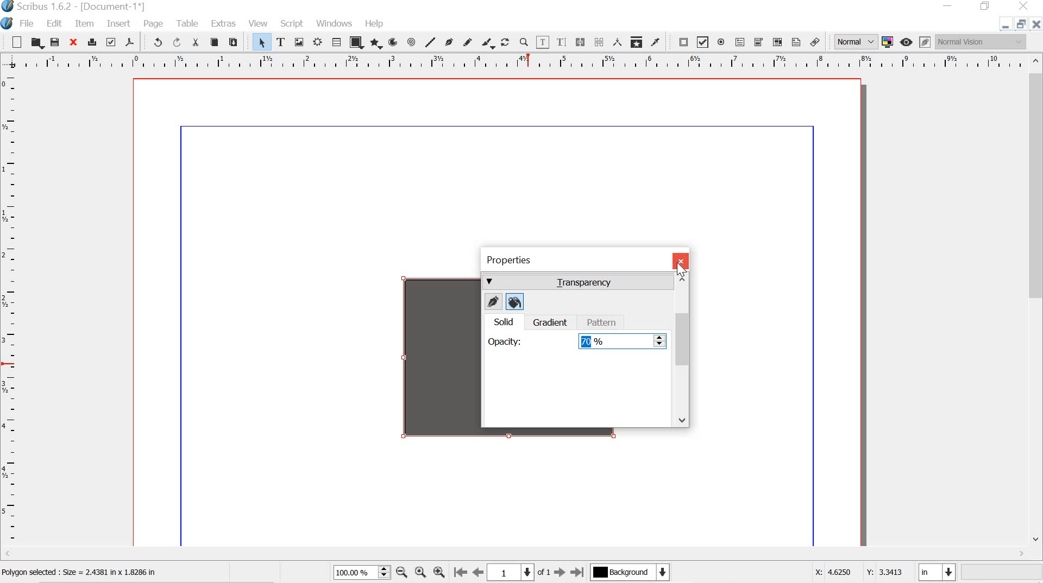 Image resolution: width=1043 pixels, height=583 pixels. I want to click on ruler, so click(10, 311).